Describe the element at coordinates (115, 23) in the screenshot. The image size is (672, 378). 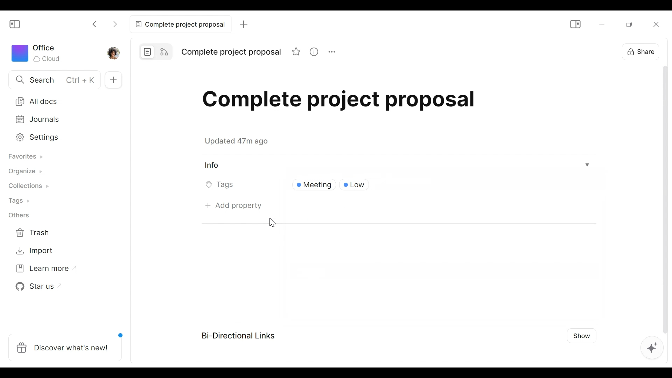
I see `Click to go forward` at that location.